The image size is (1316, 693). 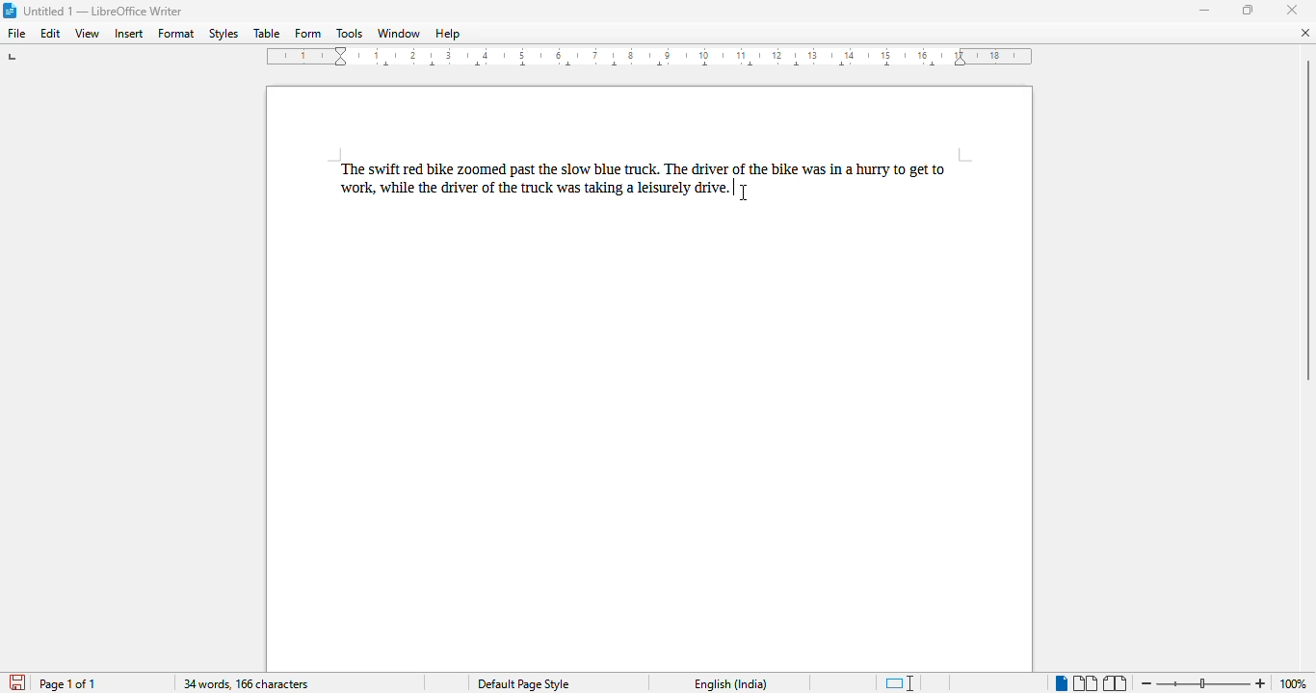 I want to click on The swift red bike zoomed past the slow blue truck. The driver of the bike was in a hurry to get to work, while the driver of the truck was taking a leisurely drive. , so click(x=645, y=177).